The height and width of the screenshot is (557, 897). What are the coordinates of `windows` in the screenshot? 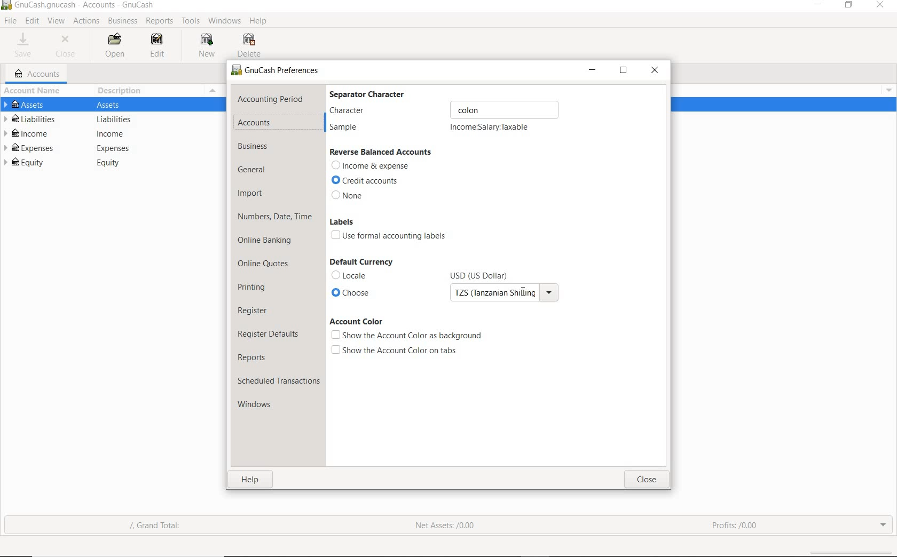 It's located at (263, 406).